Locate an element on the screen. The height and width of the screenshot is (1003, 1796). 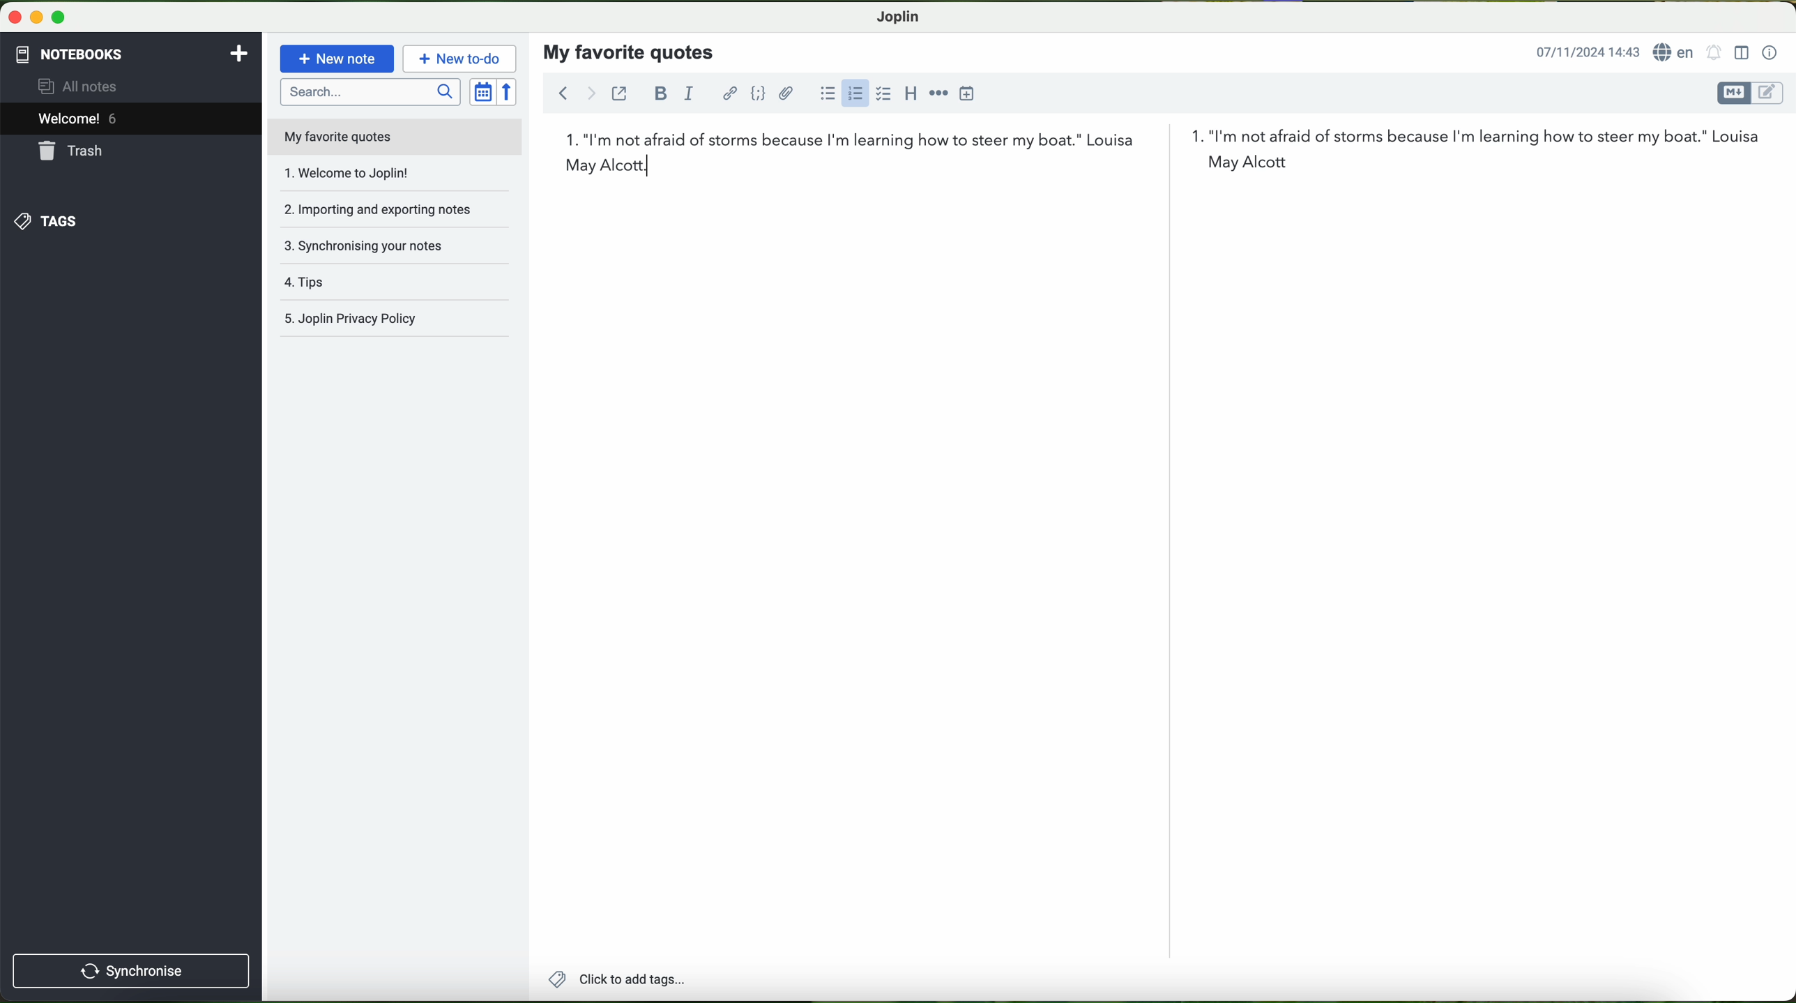
Joplin is located at coordinates (897, 16).